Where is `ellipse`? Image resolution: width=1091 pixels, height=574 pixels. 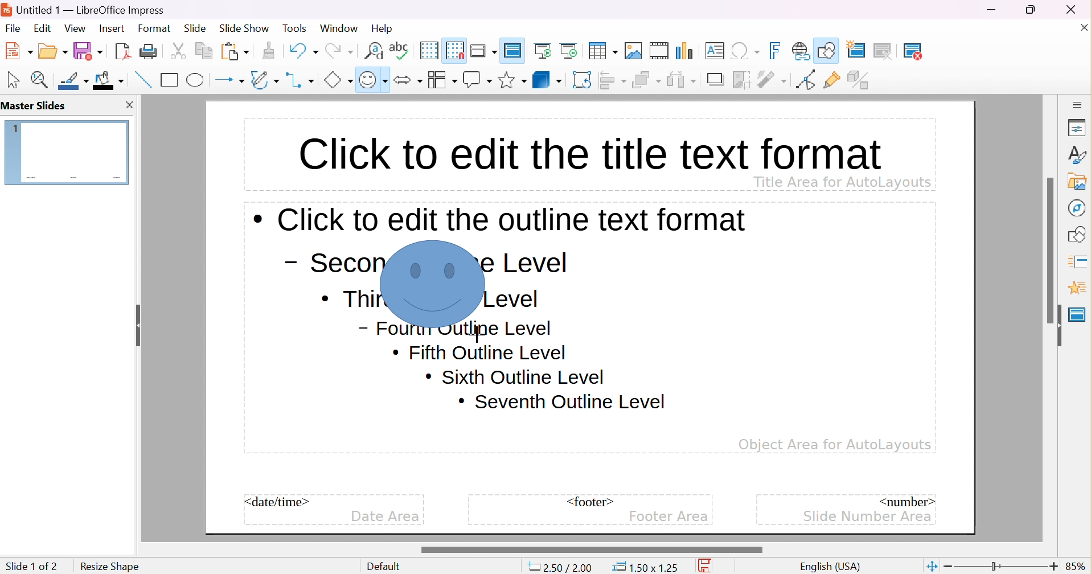 ellipse is located at coordinates (196, 79).